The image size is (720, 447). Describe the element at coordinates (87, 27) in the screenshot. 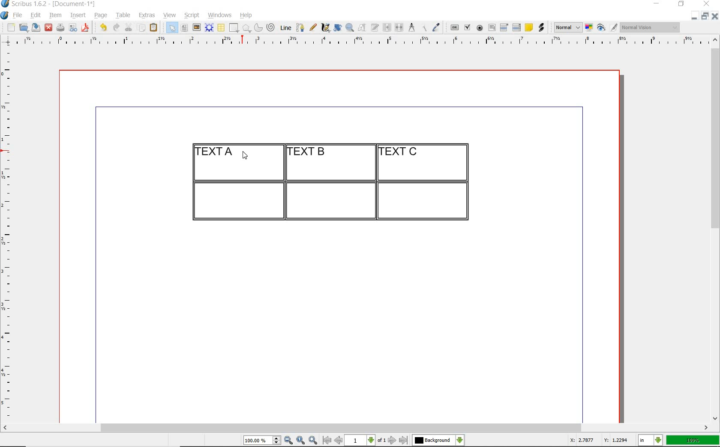

I see `save as pdf` at that location.